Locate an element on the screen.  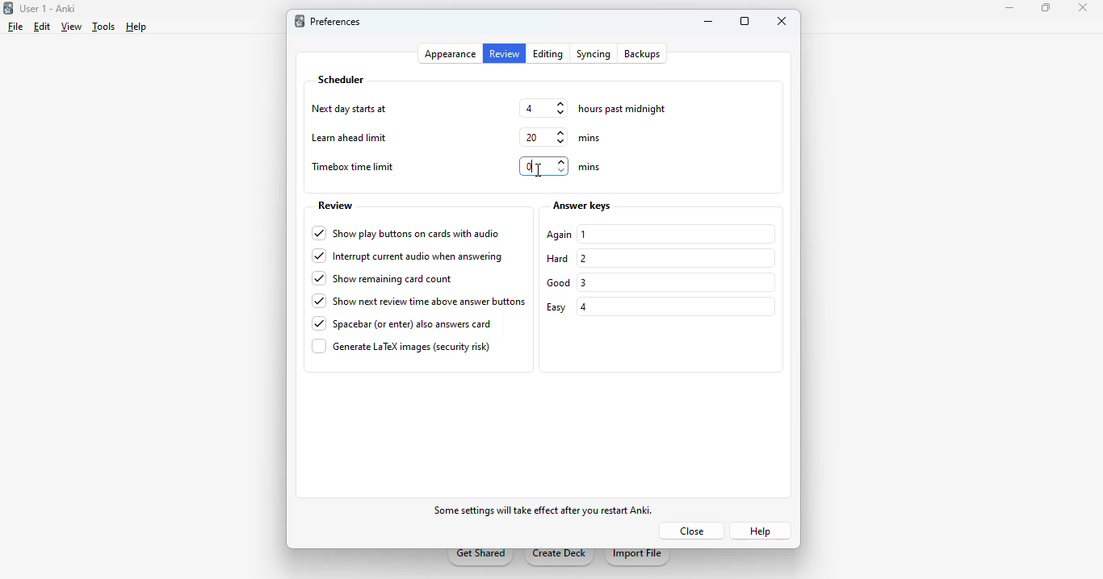
view is located at coordinates (71, 27).